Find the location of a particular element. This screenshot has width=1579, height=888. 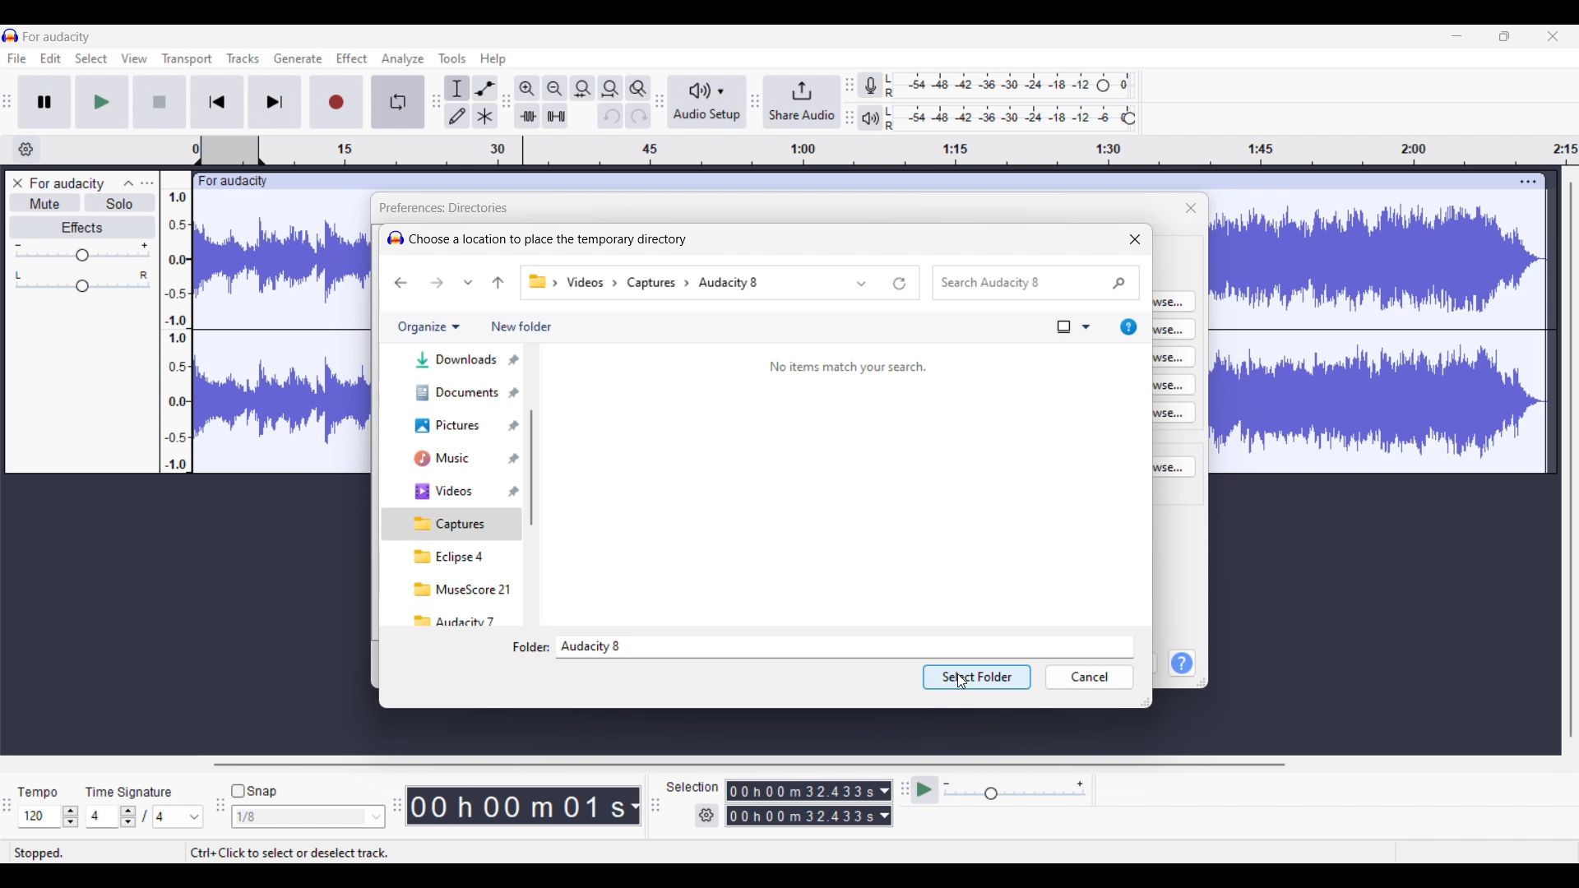

Increase/Decrease number is located at coordinates (128, 816).